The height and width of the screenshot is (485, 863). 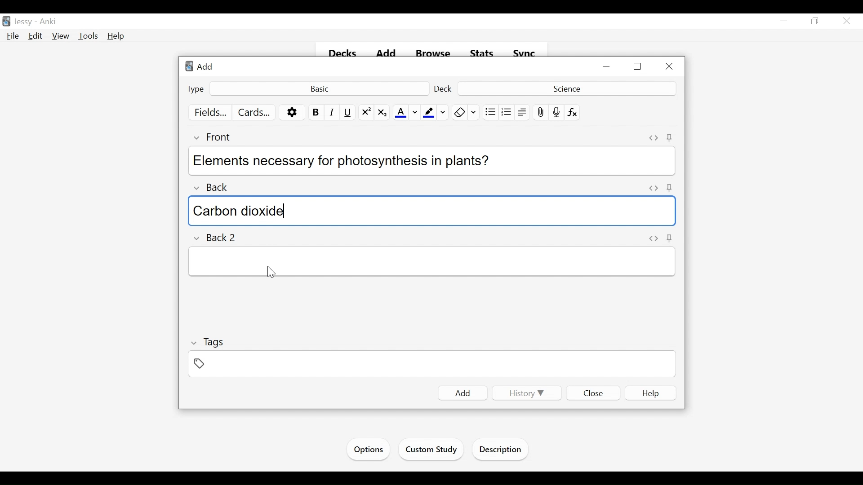 I want to click on Carbon Dioxide, so click(x=433, y=211).